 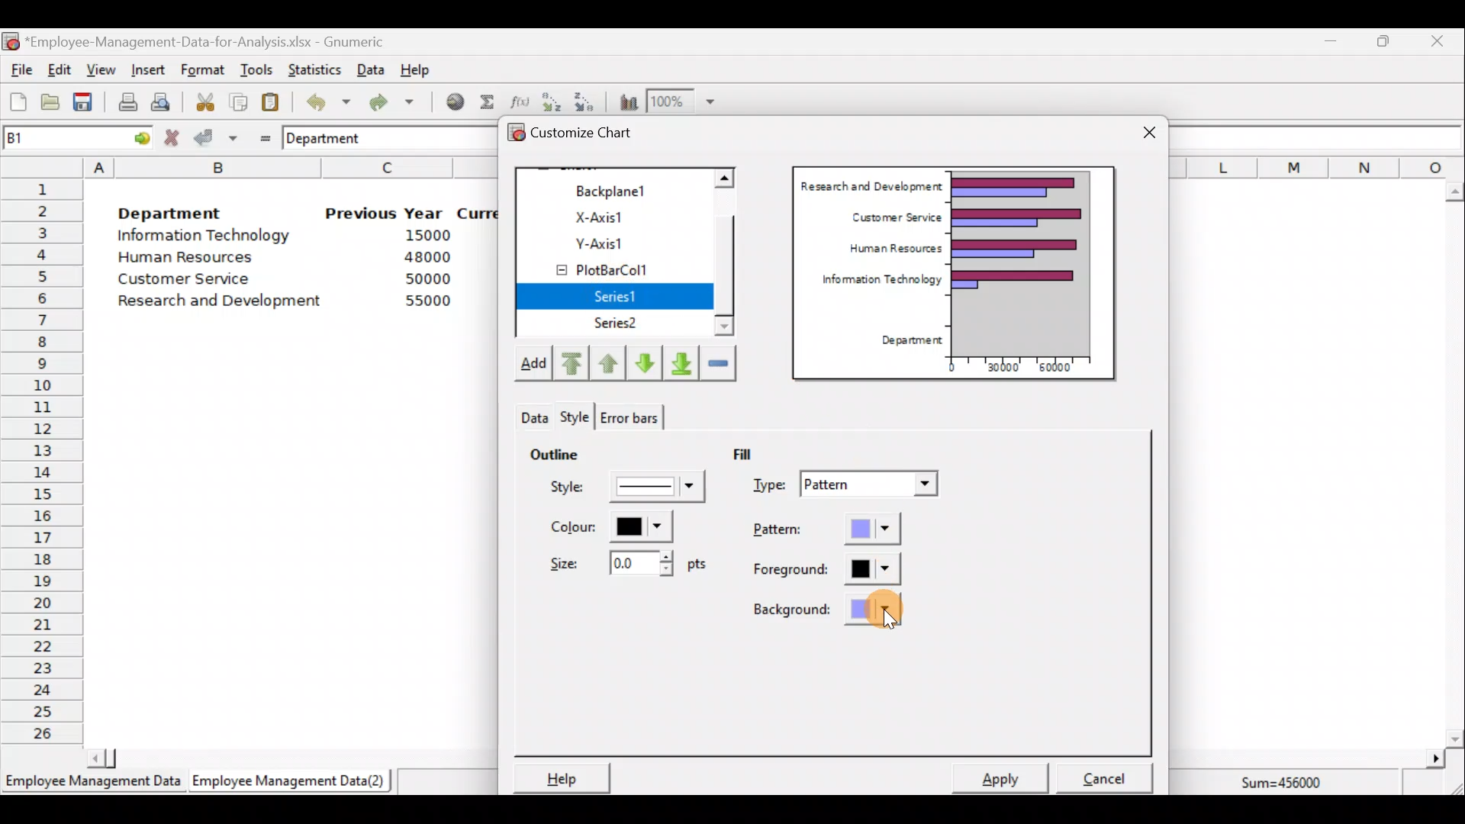 I want to click on Employee Management Data, so click(x=92, y=786).